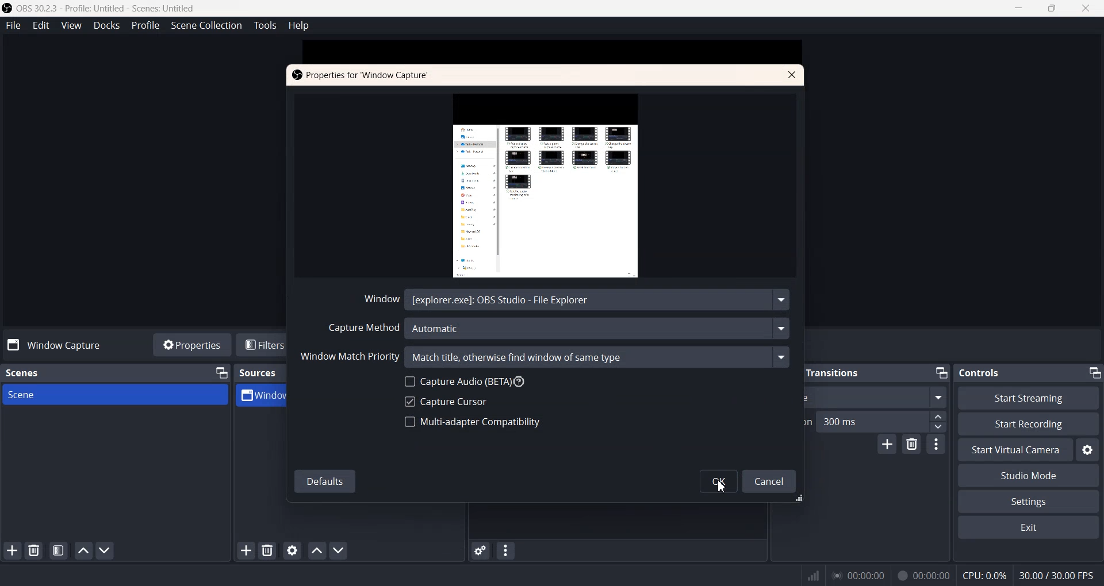  I want to click on Move Scene Down, so click(105, 550).